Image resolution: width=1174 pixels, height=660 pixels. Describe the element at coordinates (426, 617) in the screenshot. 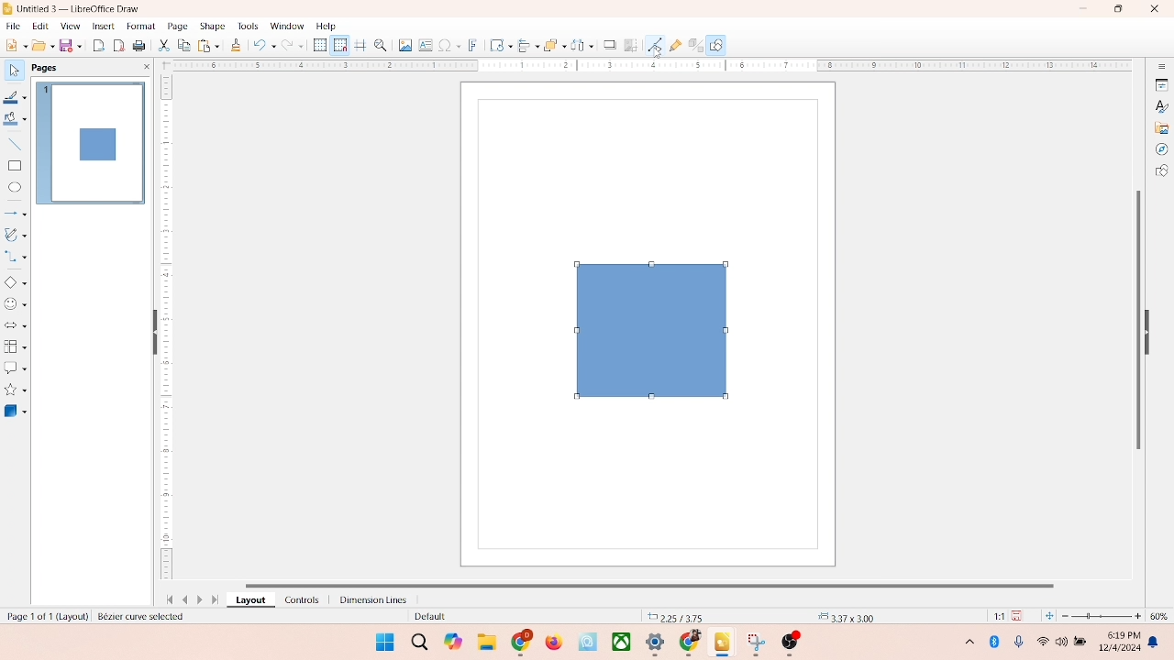

I see `default` at that location.